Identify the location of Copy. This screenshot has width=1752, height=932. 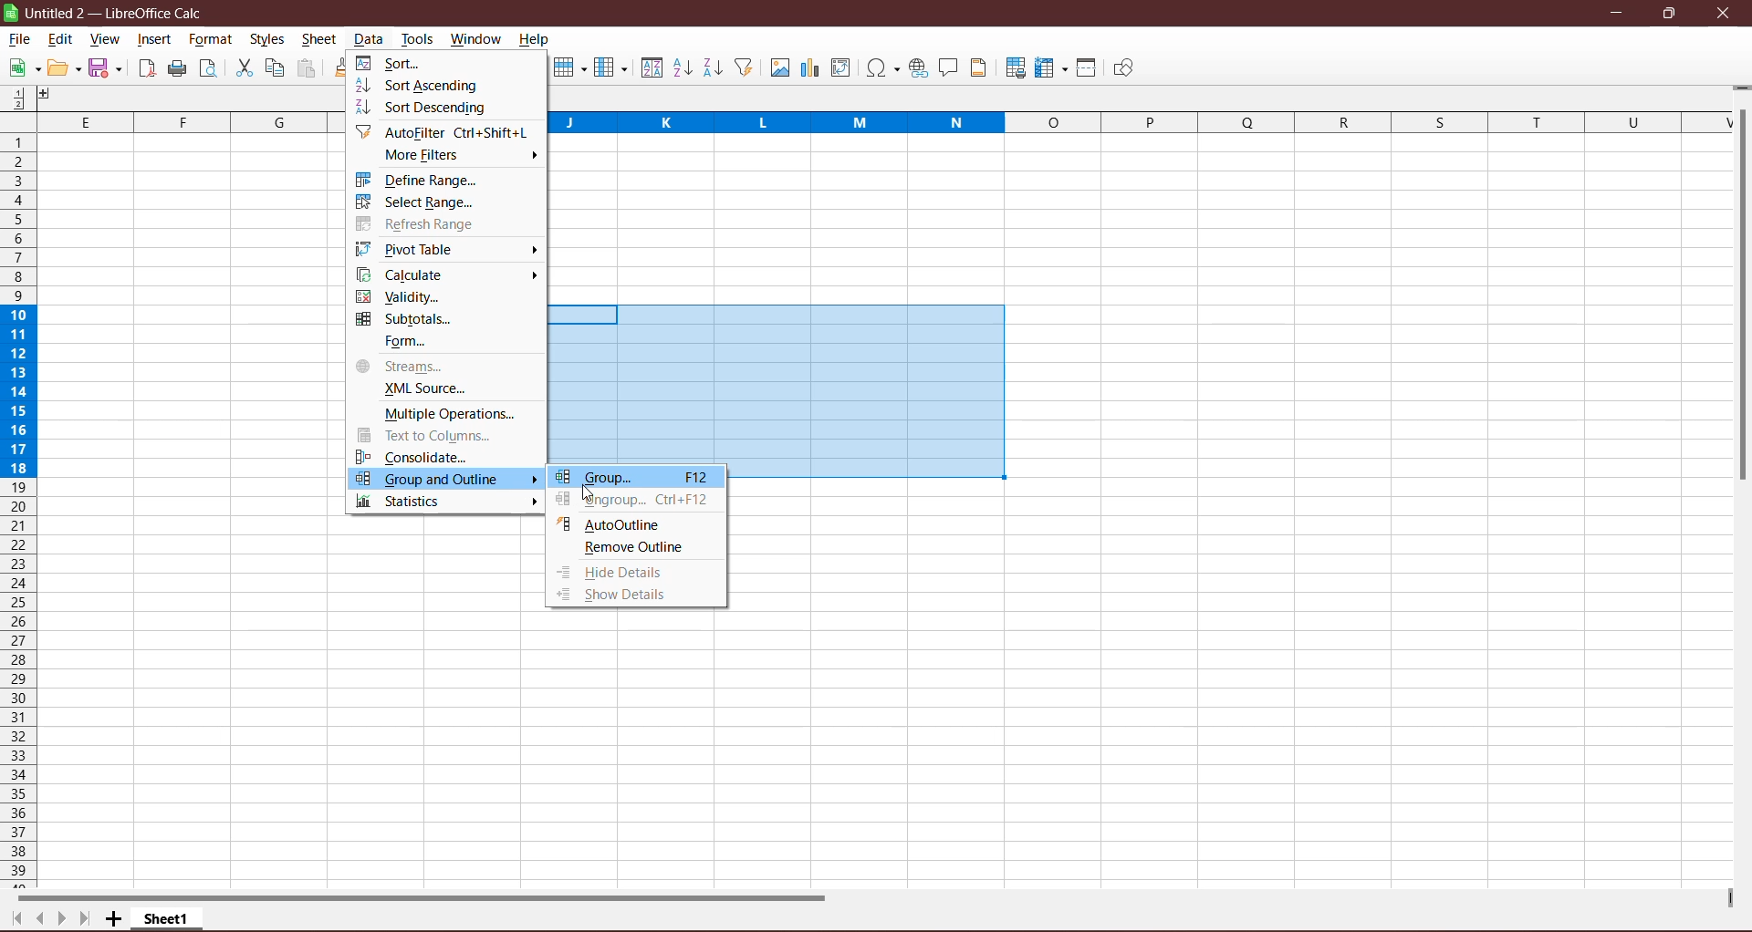
(275, 67).